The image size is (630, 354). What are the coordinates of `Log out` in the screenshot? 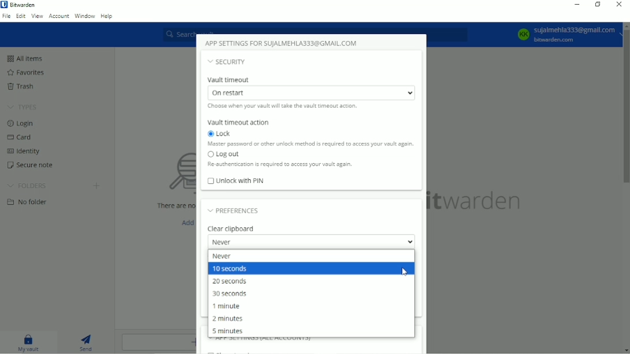 It's located at (280, 159).